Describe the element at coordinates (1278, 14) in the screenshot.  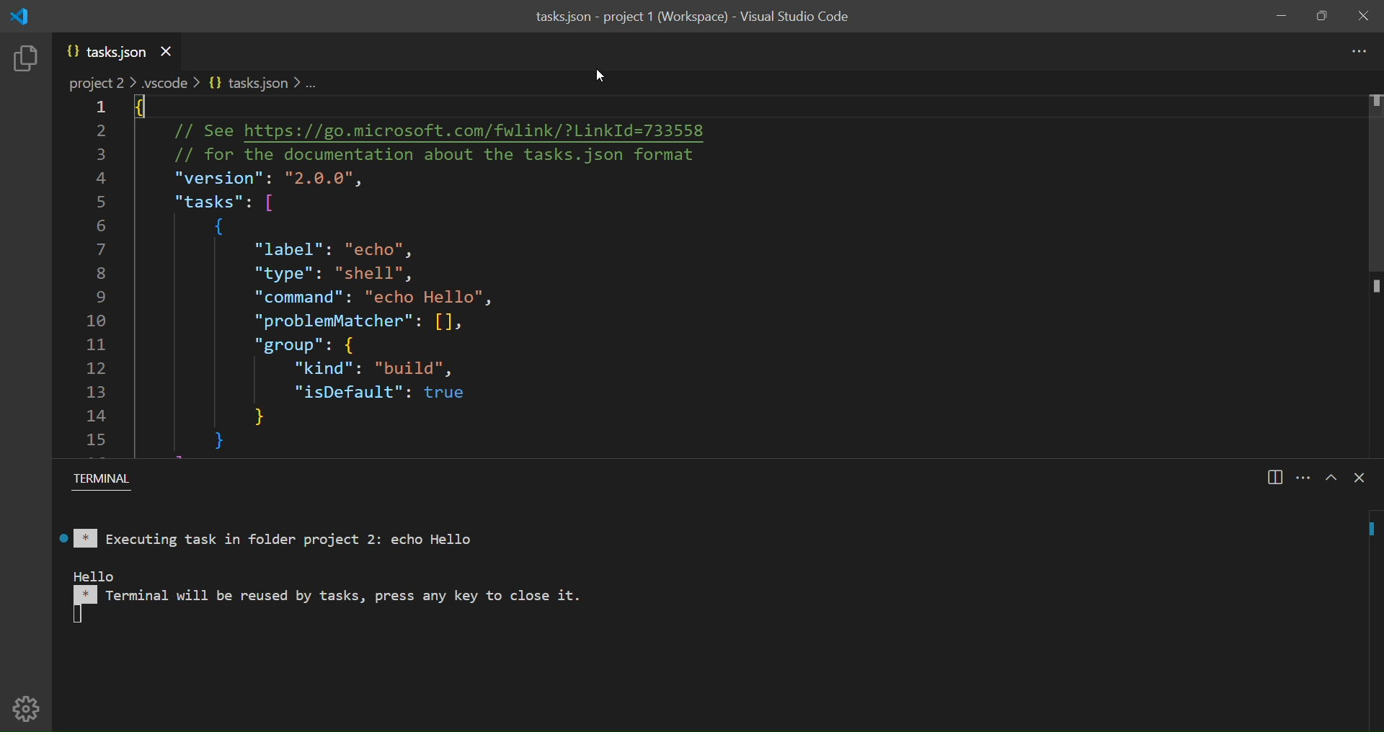
I see `minimize` at that location.